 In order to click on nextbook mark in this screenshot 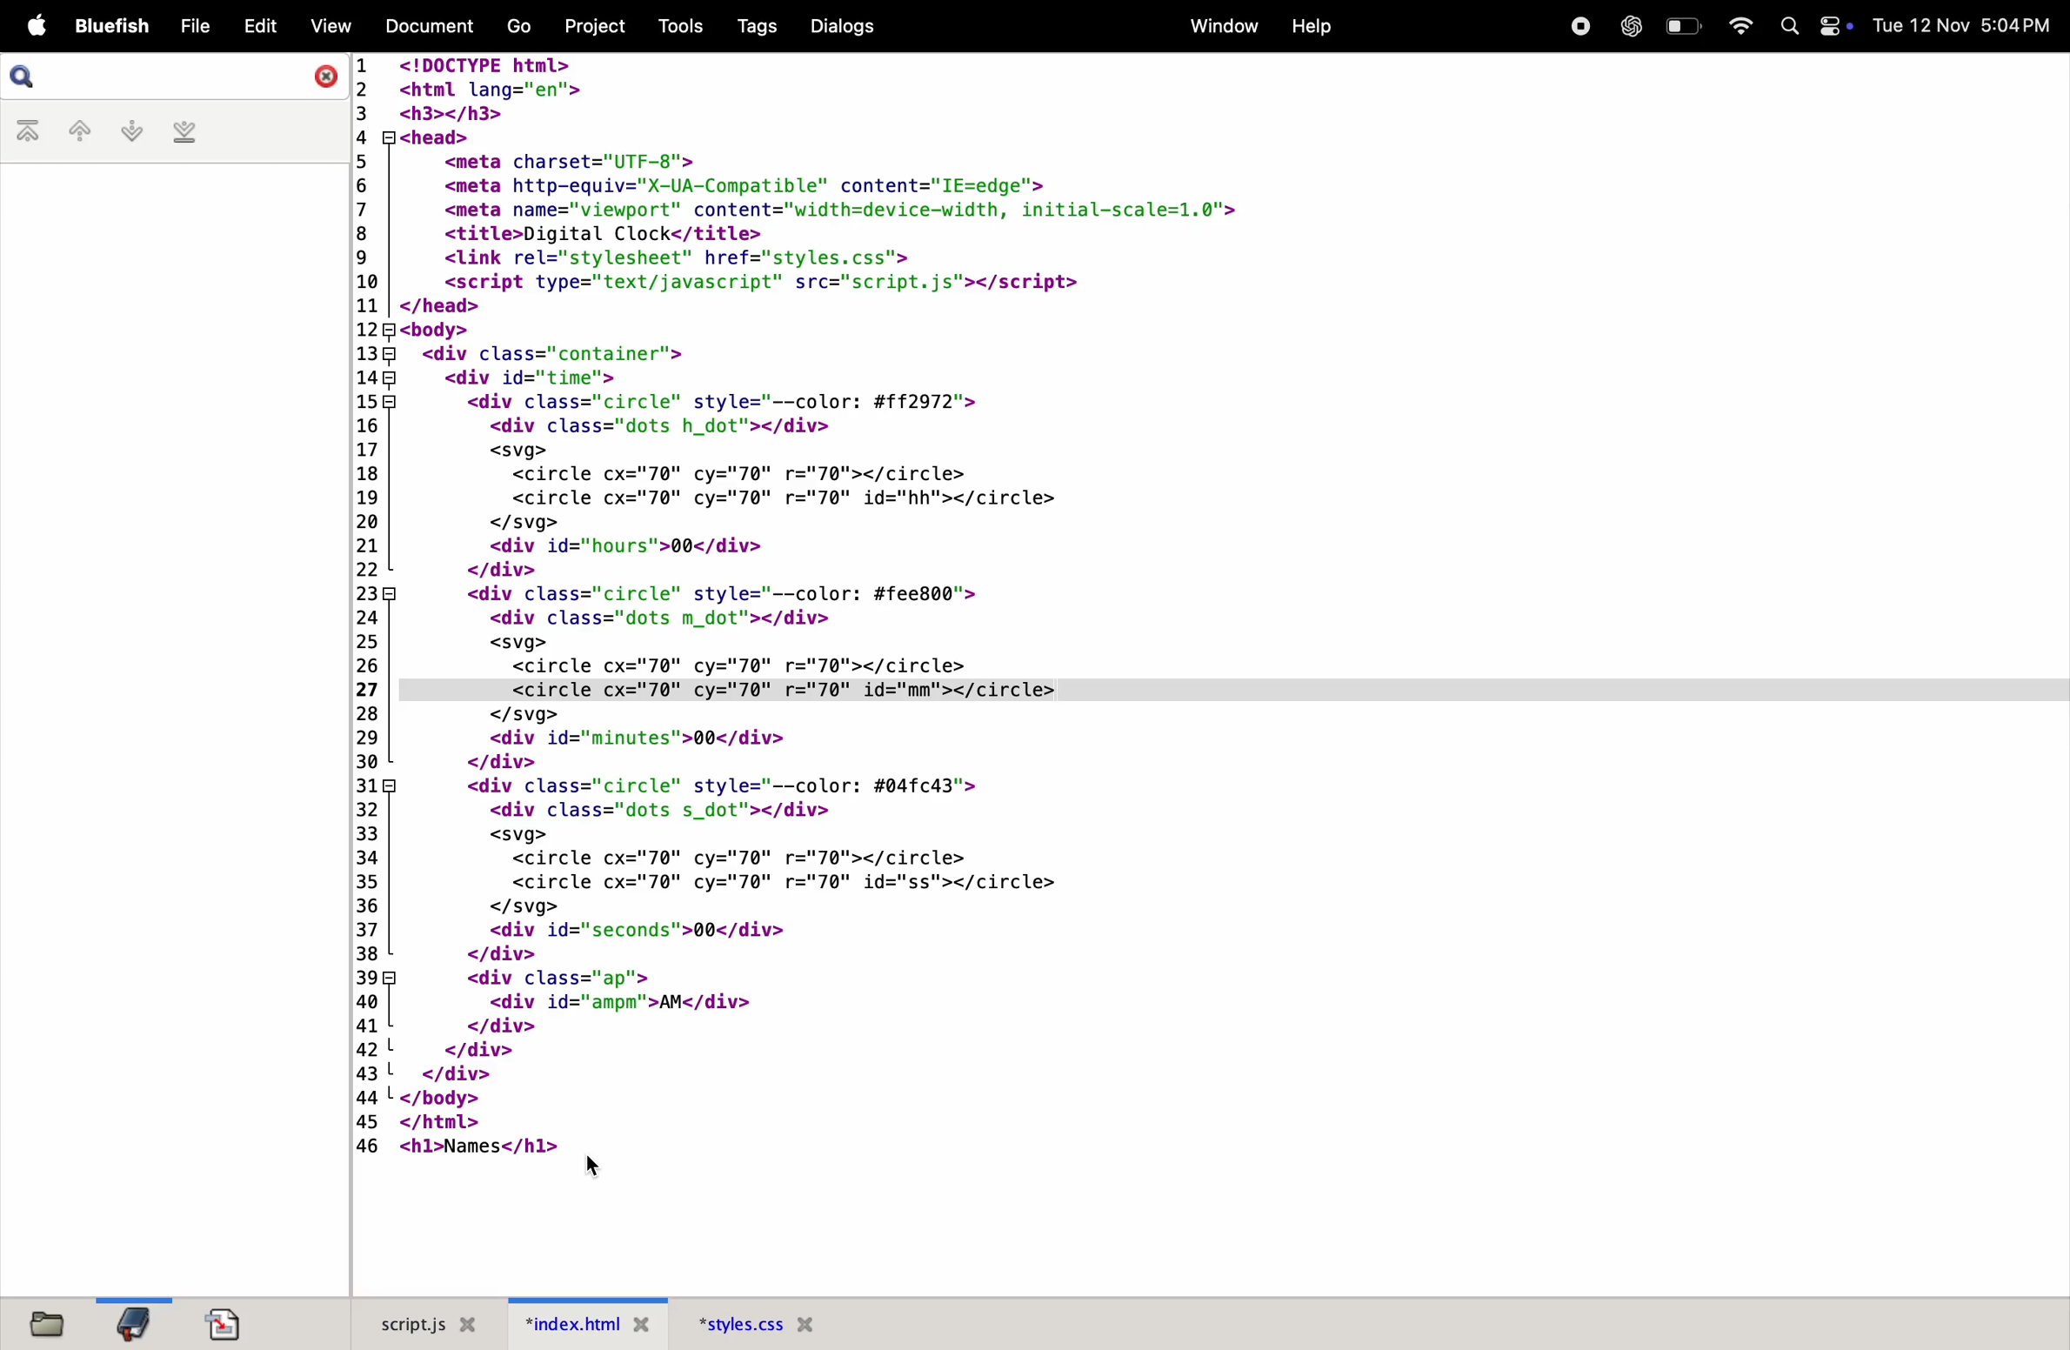, I will do `click(130, 130)`.